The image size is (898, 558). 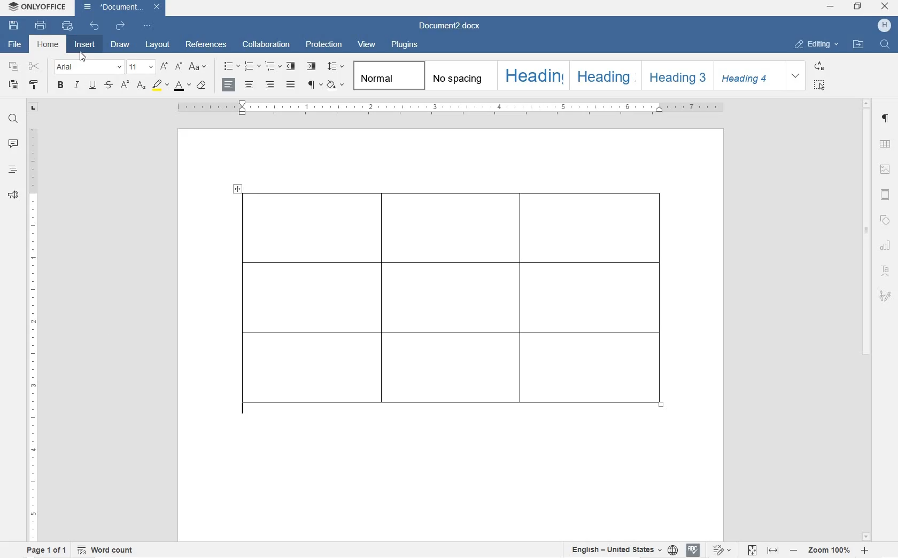 I want to click on underline, so click(x=92, y=86).